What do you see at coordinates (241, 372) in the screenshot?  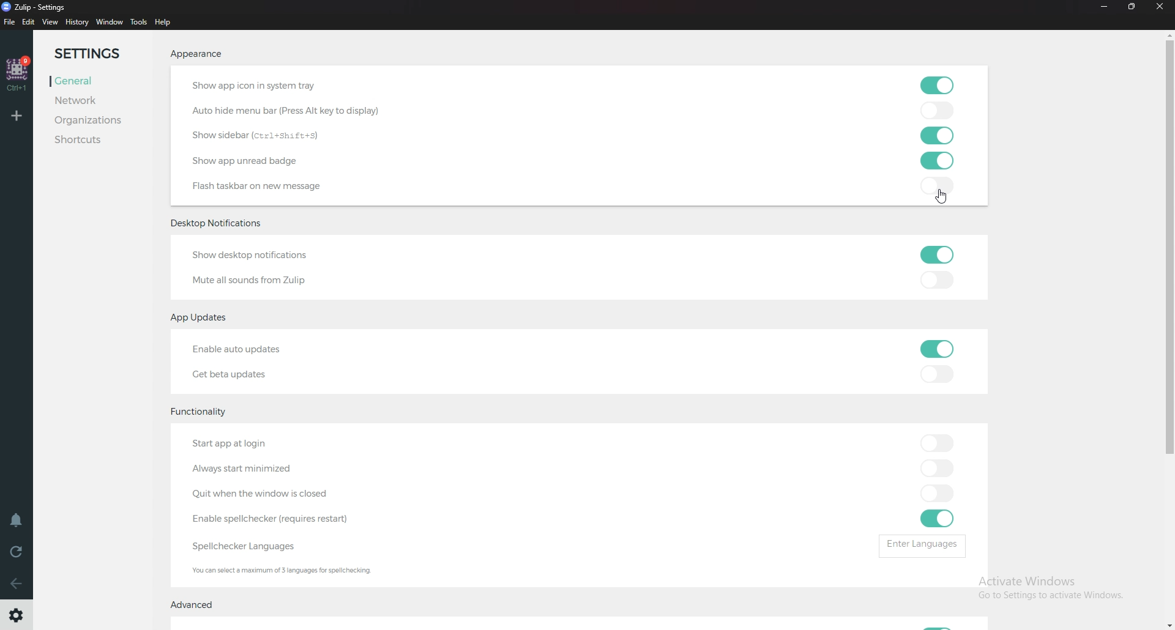 I see `Get beta updates` at bounding box center [241, 372].